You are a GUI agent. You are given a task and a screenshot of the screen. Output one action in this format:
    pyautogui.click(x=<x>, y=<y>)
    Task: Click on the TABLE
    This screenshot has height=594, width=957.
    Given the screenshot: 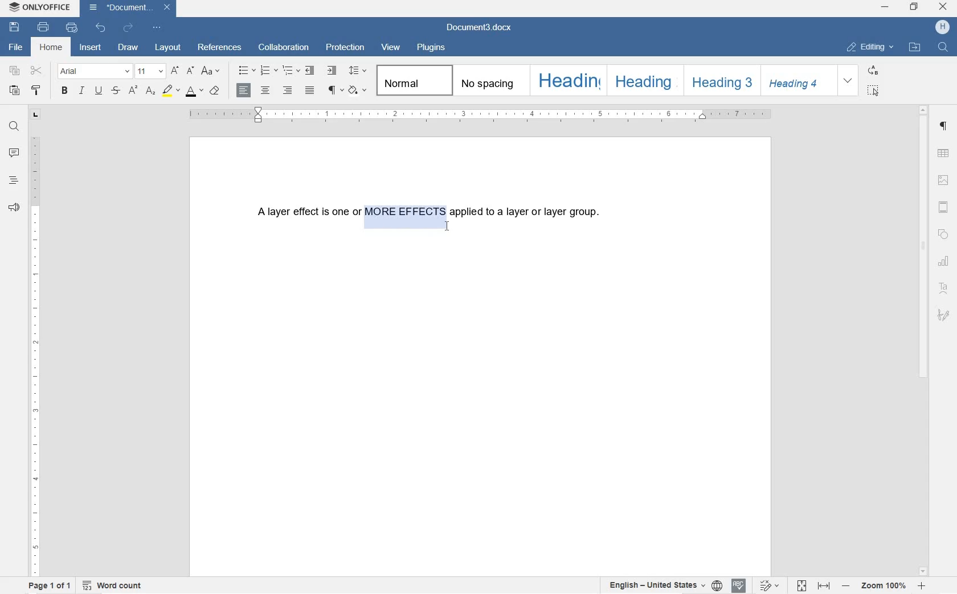 What is the action you would take?
    pyautogui.click(x=944, y=154)
    